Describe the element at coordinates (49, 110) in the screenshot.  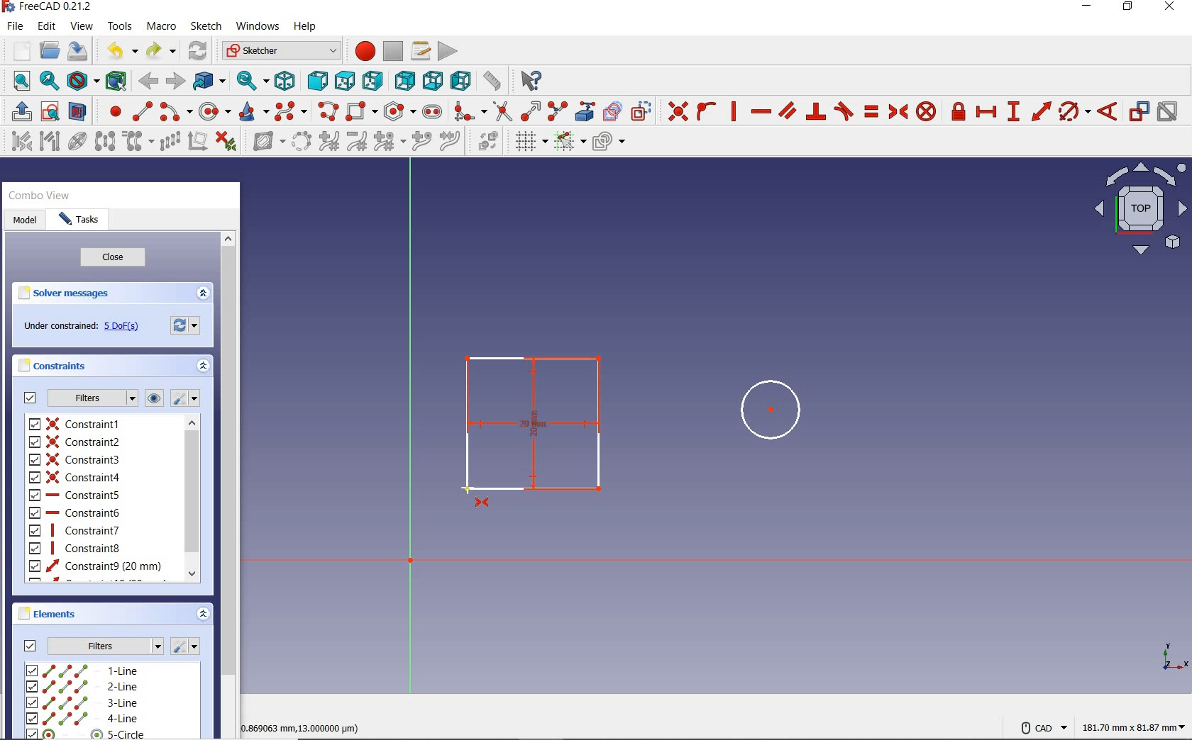
I see `create sketch` at that location.